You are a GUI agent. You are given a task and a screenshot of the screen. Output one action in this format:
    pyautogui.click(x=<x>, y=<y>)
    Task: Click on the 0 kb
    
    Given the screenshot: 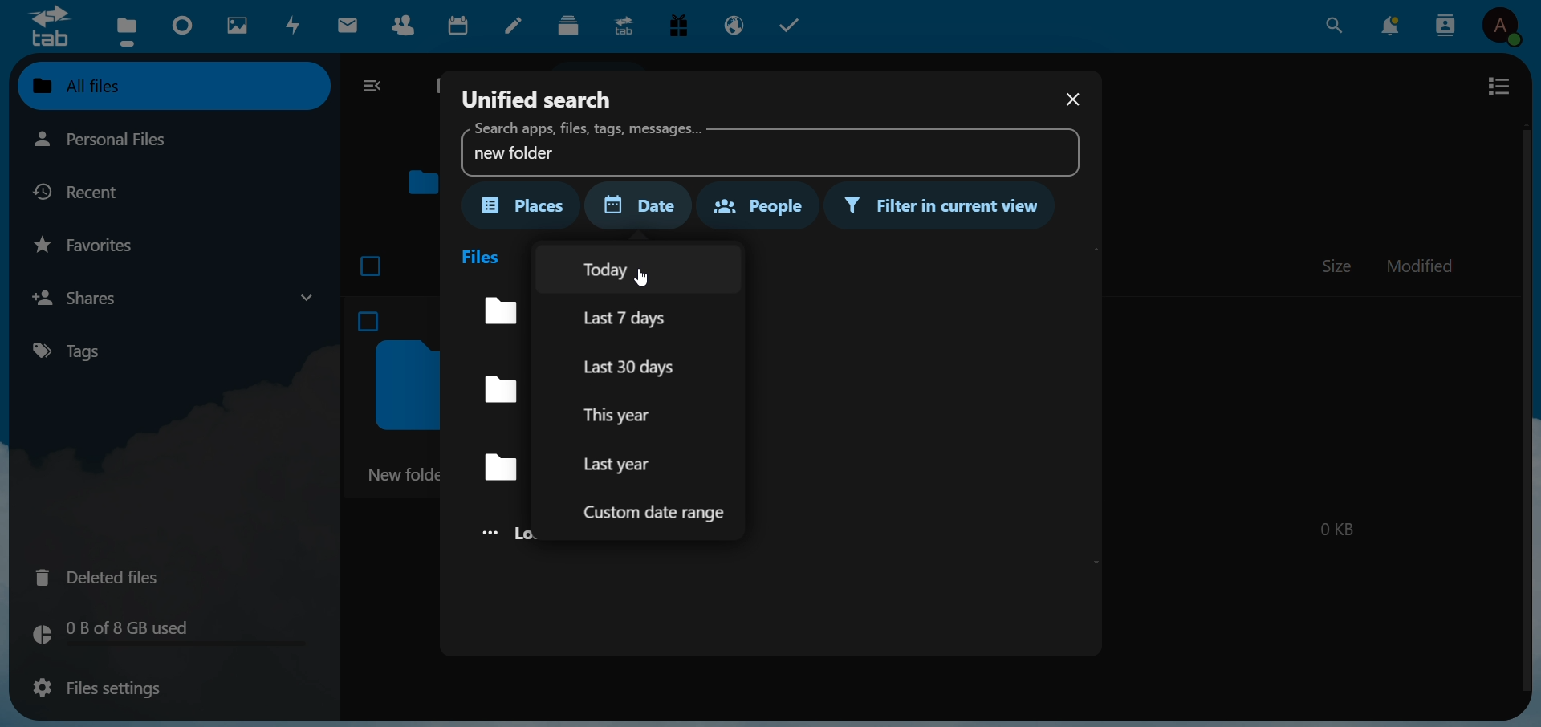 What is the action you would take?
    pyautogui.click(x=1336, y=526)
    